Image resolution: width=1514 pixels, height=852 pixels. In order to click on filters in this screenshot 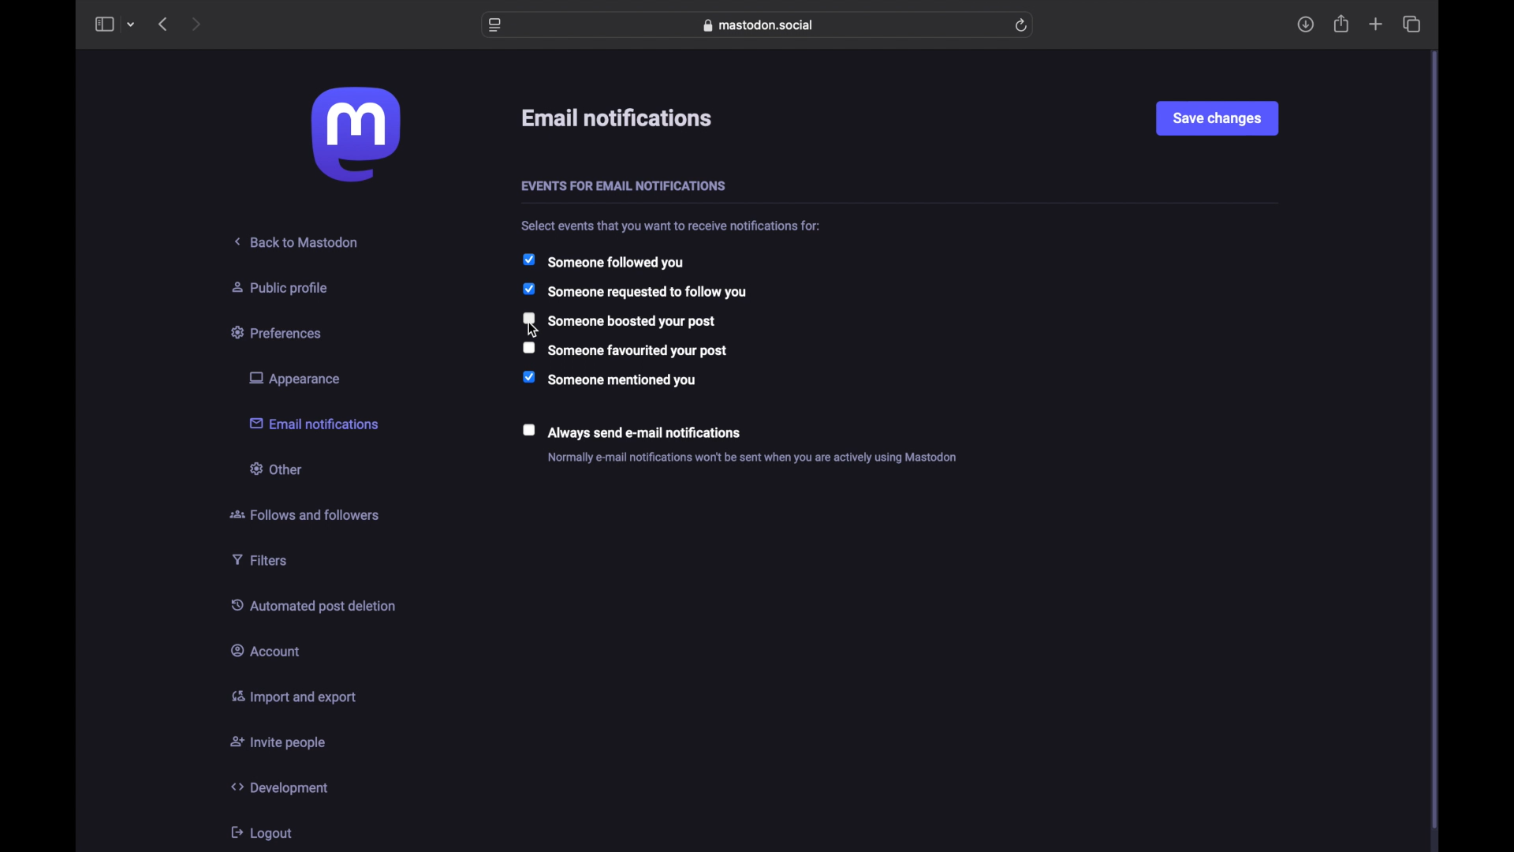, I will do `click(259, 559)`.